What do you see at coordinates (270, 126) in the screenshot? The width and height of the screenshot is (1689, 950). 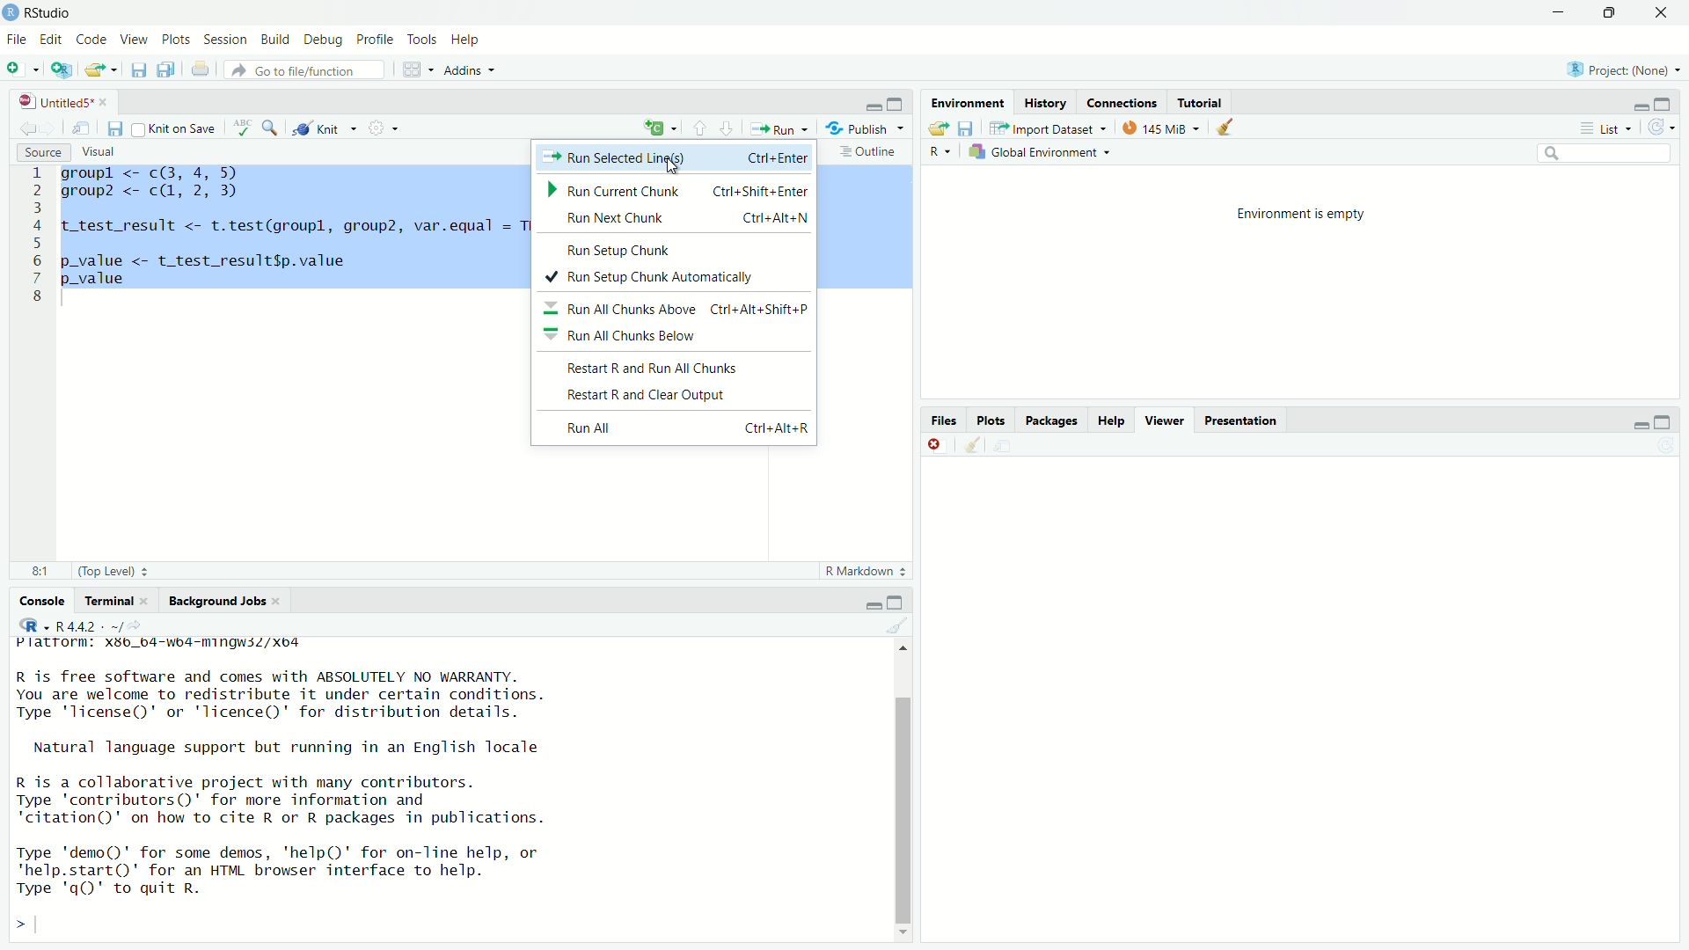 I see `search` at bounding box center [270, 126].